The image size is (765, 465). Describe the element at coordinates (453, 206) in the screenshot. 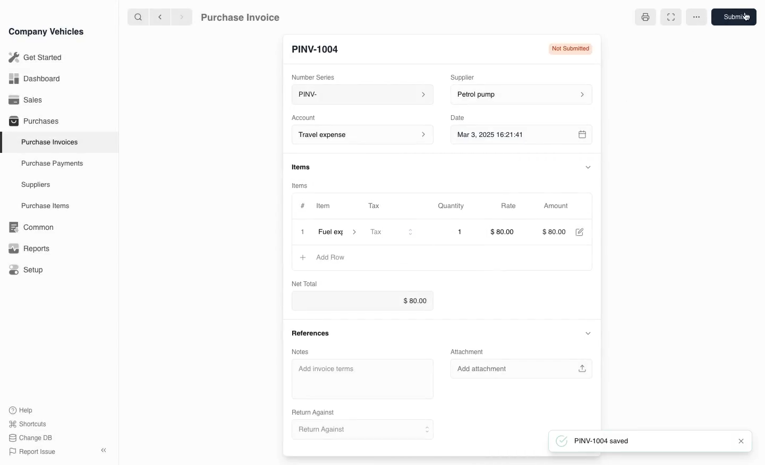

I see `Quantity` at that location.